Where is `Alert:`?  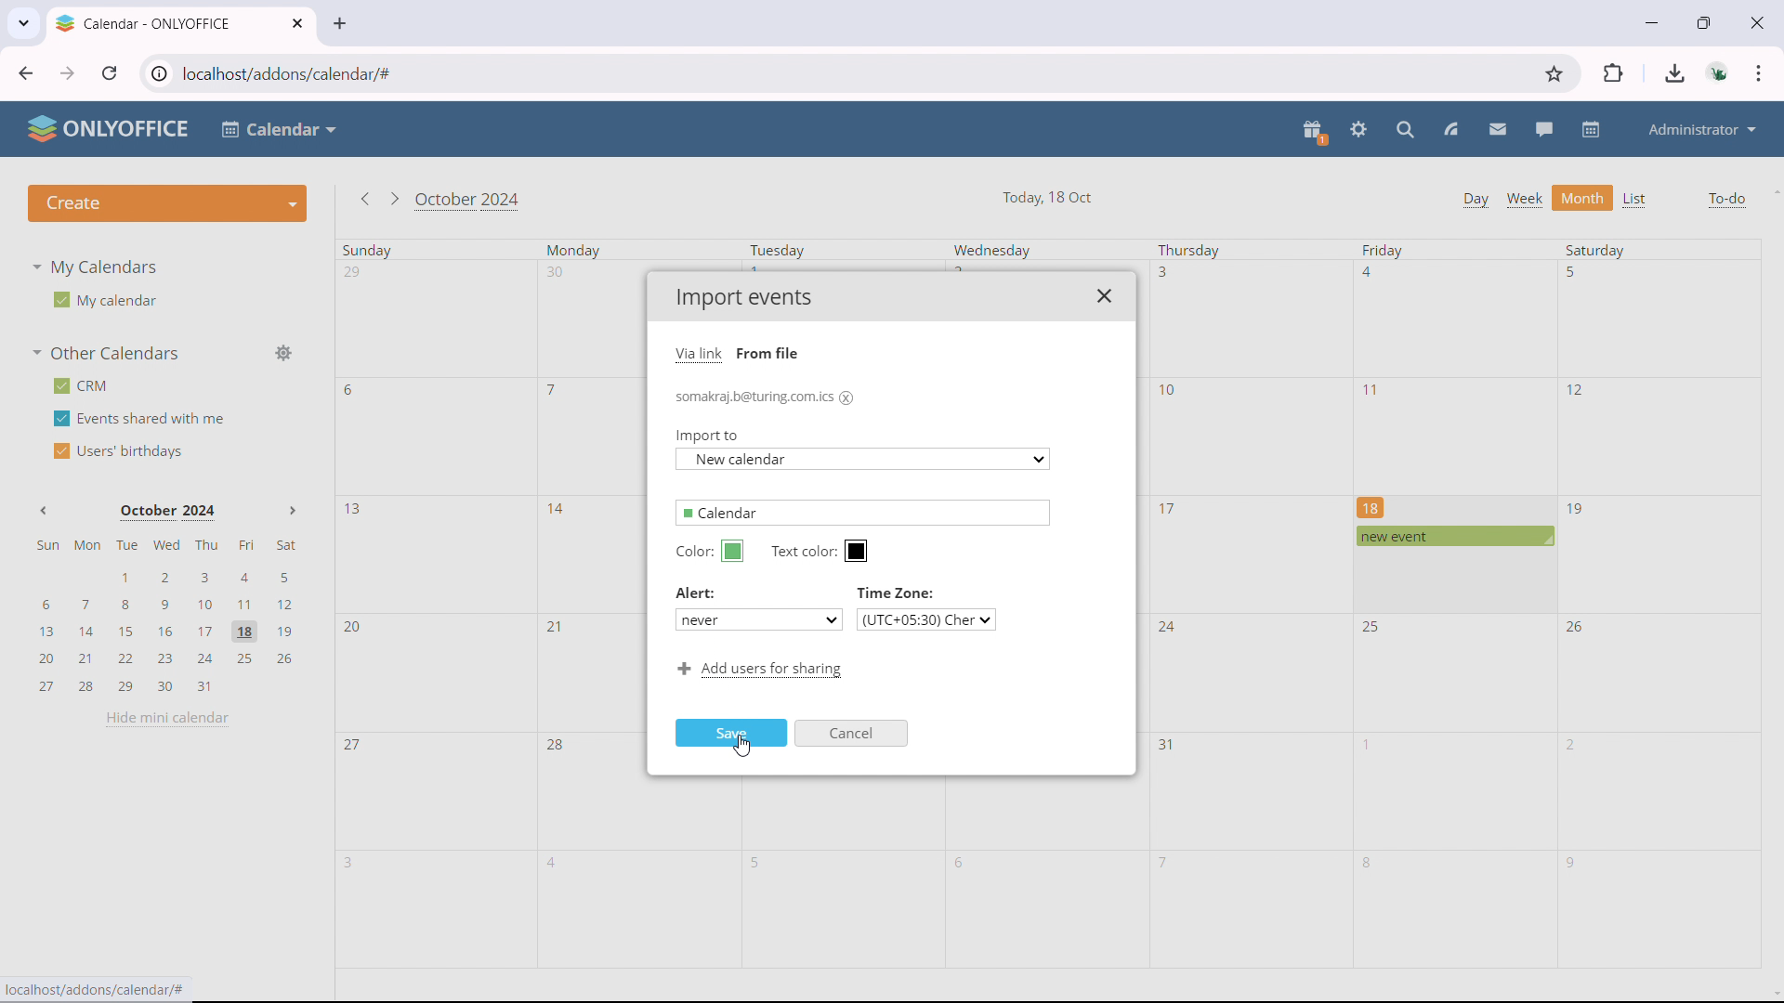 Alert: is located at coordinates (699, 595).